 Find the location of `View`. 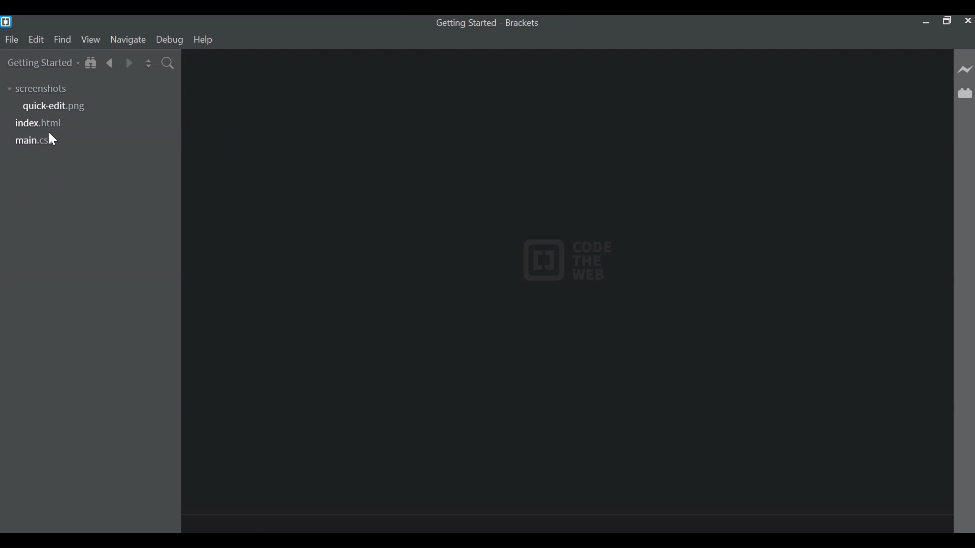

View is located at coordinates (91, 40).